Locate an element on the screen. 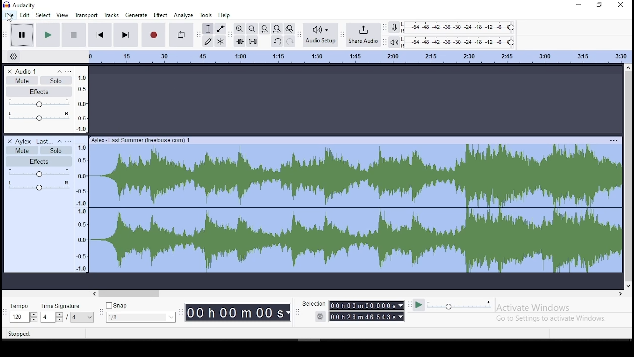 The width and height of the screenshot is (634, 357). zoom in is located at coordinates (239, 29).